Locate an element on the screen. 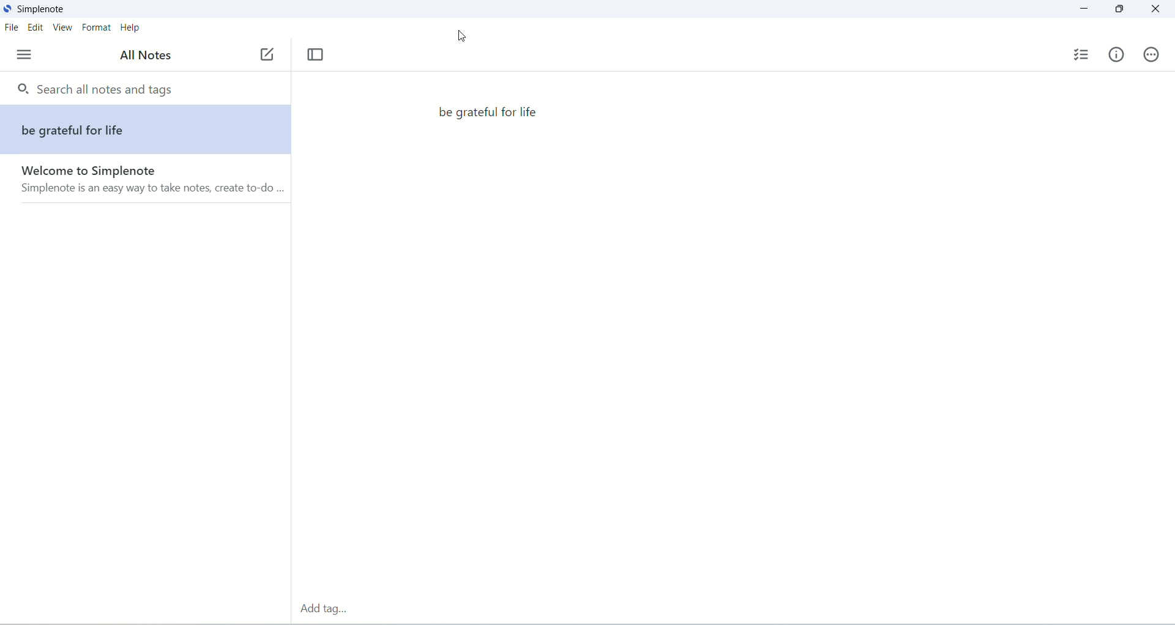  info is located at coordinates (1115, 56).